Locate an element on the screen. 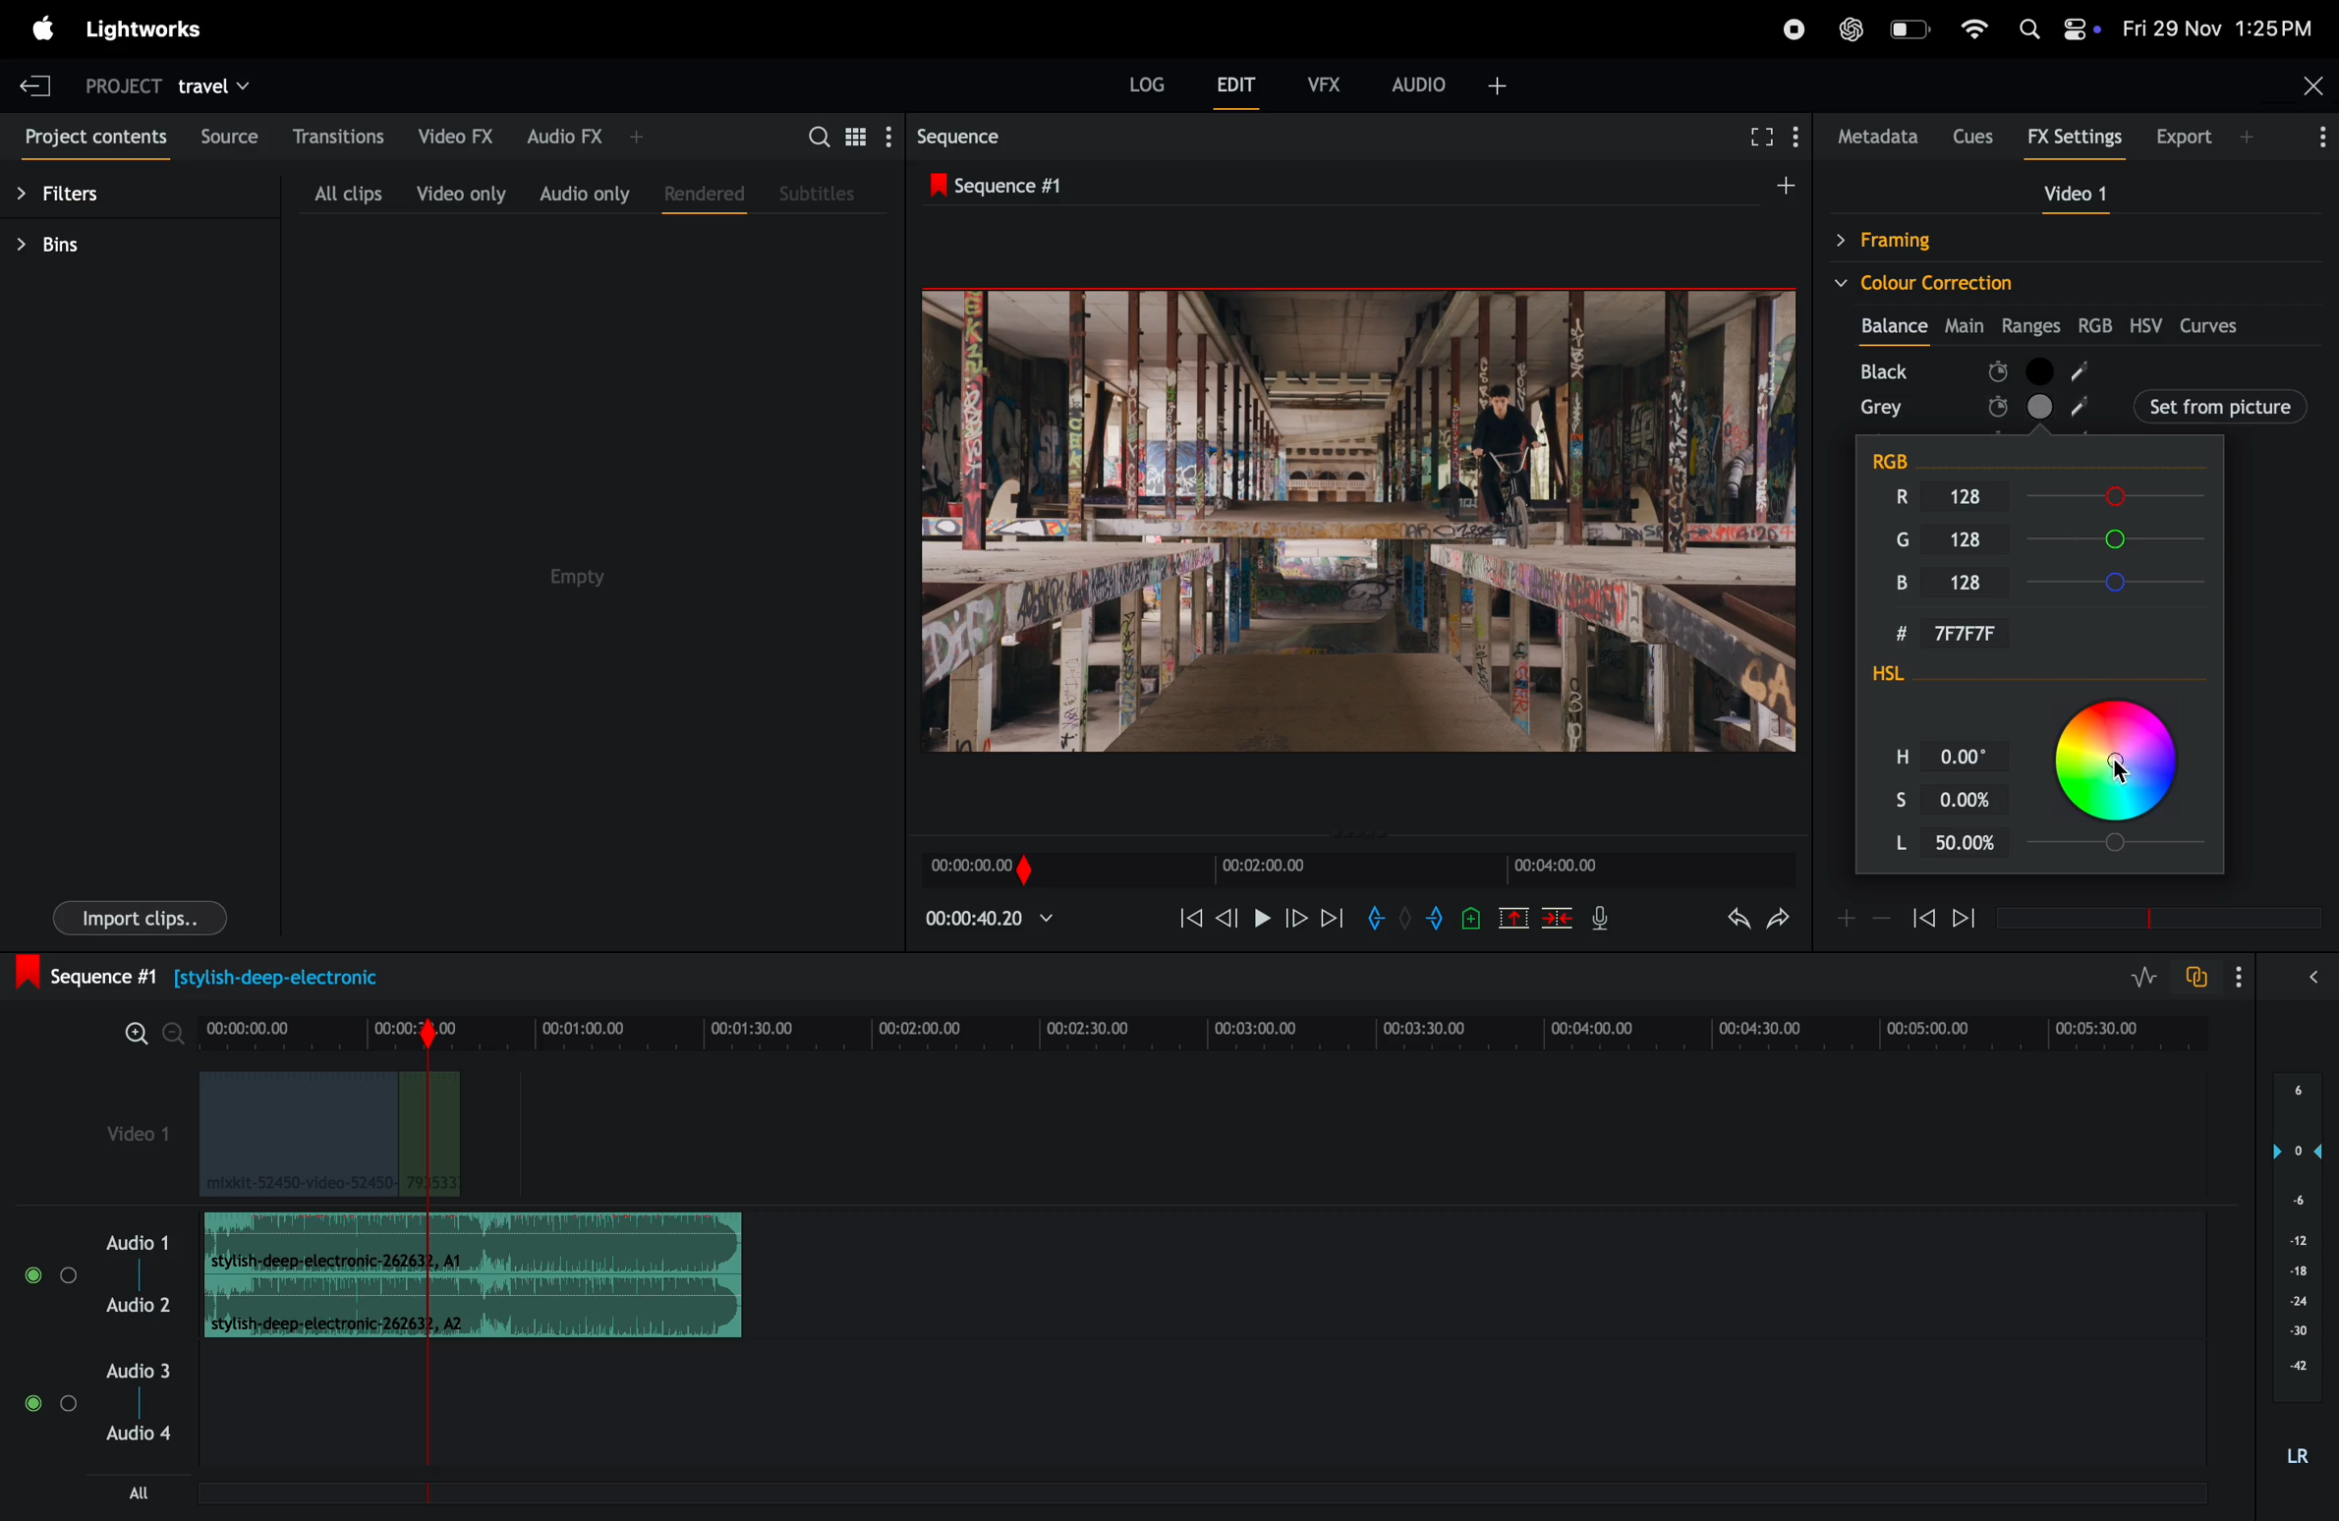  vfx is located at coordinates (1325, 82).